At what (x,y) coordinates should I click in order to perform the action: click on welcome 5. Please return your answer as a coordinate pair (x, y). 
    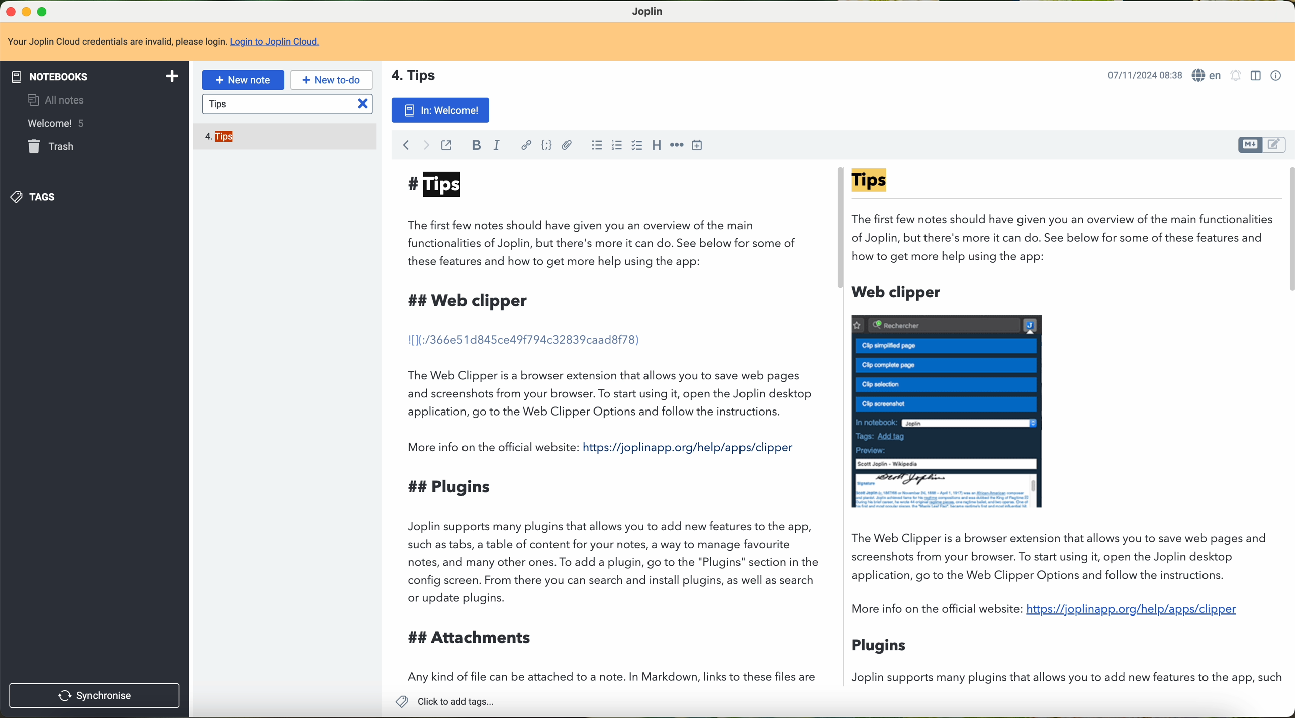
    Looking at the image, I should click on (94, 123).